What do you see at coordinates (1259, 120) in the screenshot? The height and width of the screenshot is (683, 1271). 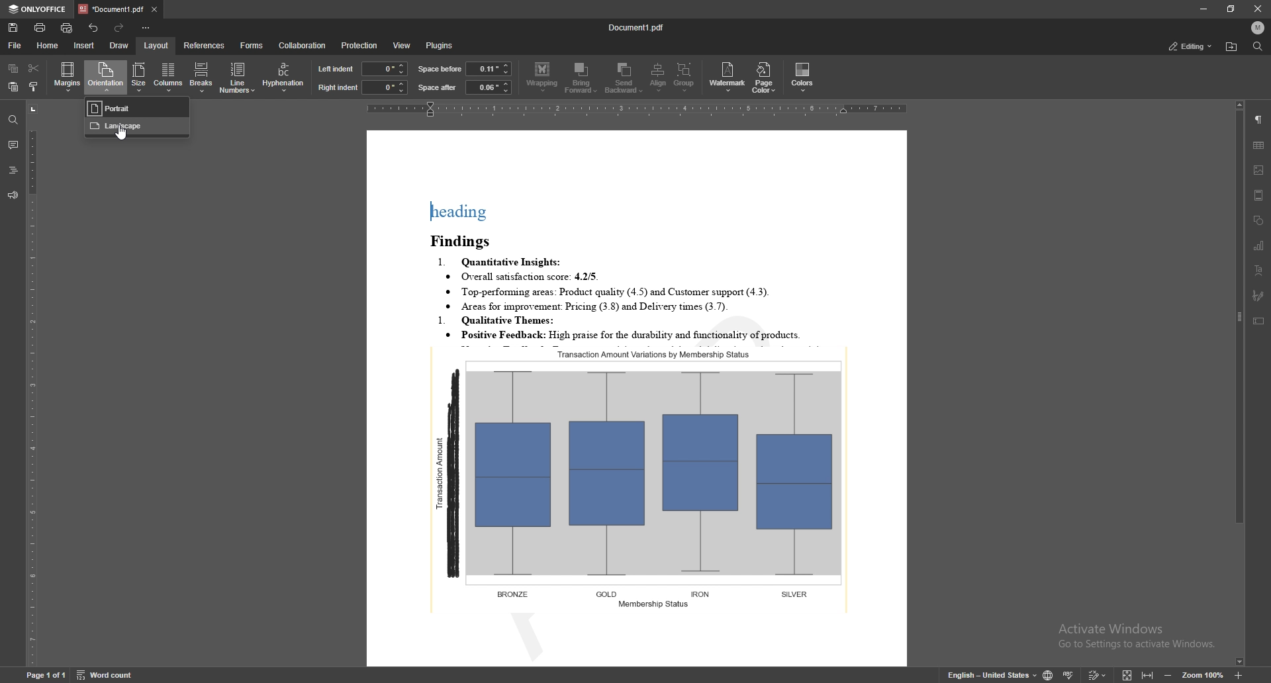 I see `paragraph` at bounding box center [1259, 120].